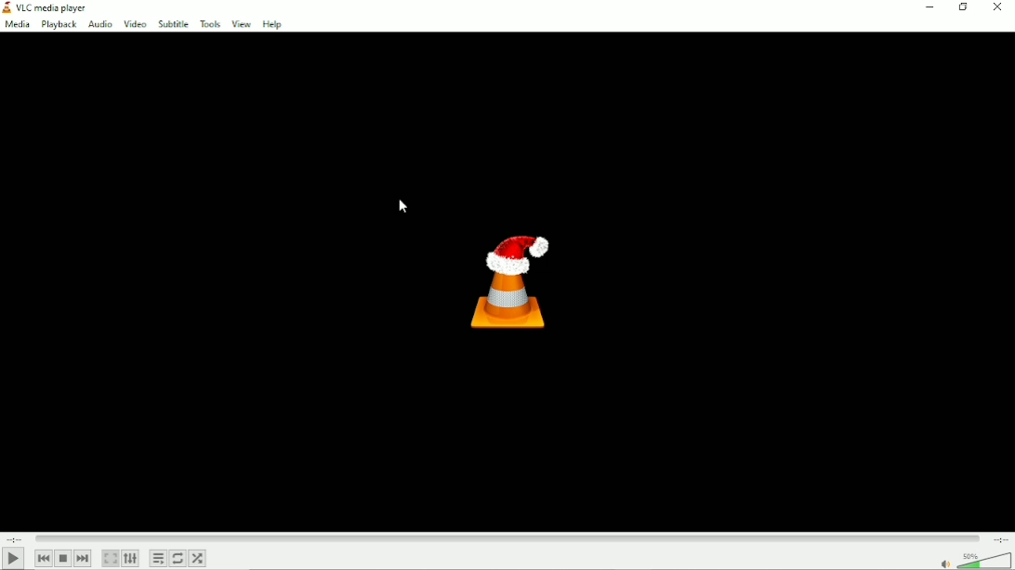 The height and width of the screenshot is (570, 1015). What do you see at coordinates (59, 25) in the screenshot?
I see `Playback` at bounding box center [59, 25].